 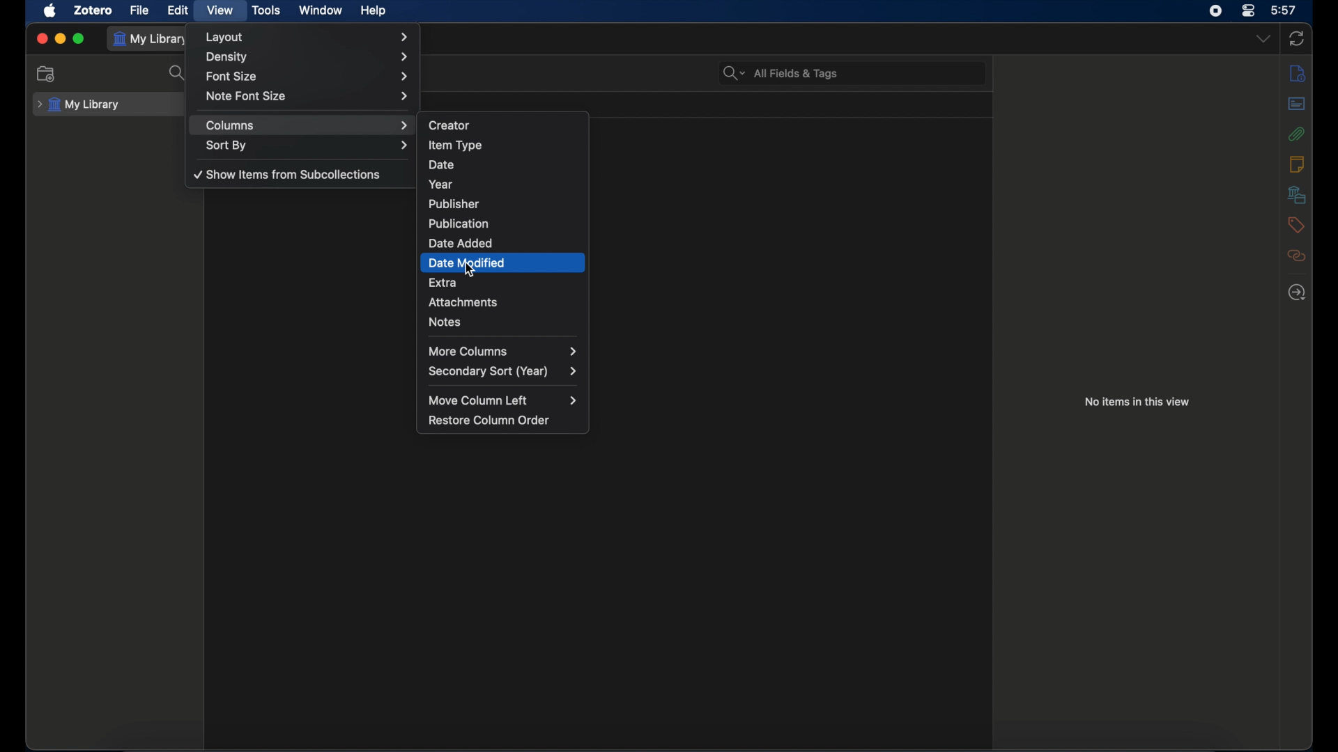 I want to click on date, so click(x=506, y=164).